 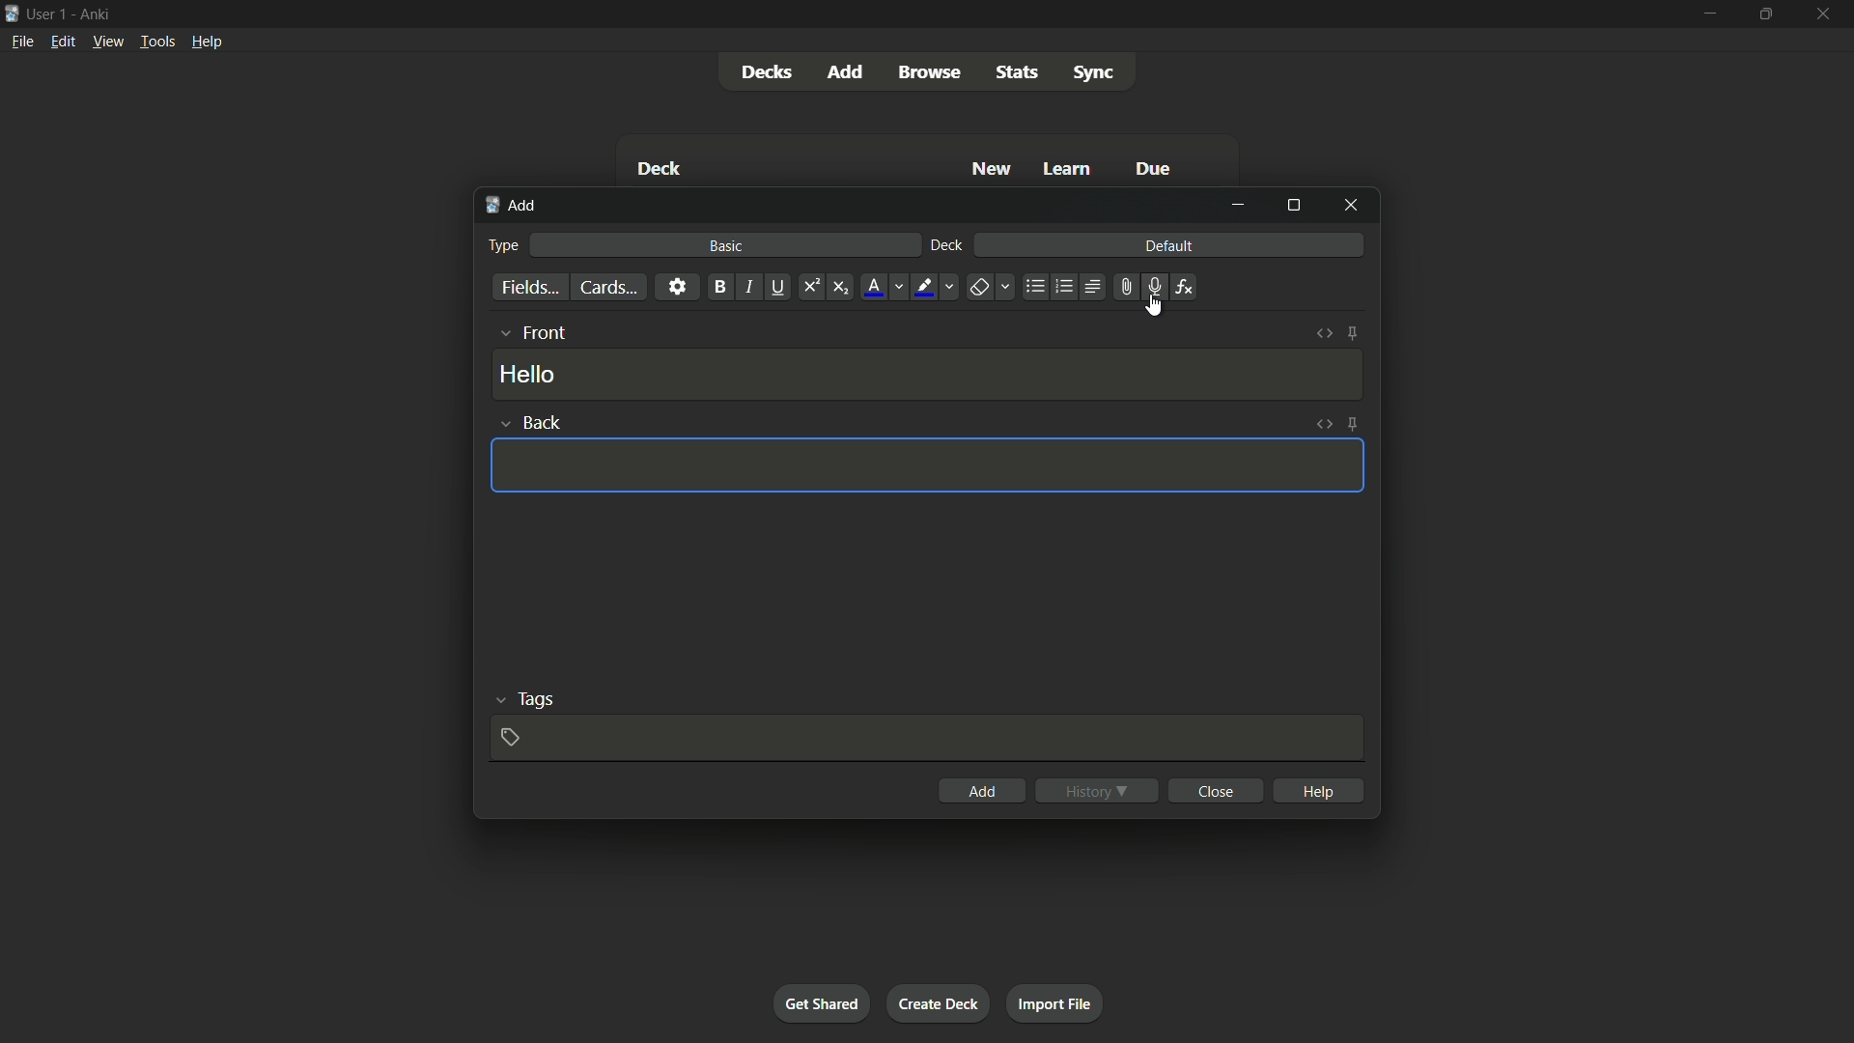 What do you see at coordinates (768, 73) in the screenshot?
I see `decks` at bounding box center [768, 73].